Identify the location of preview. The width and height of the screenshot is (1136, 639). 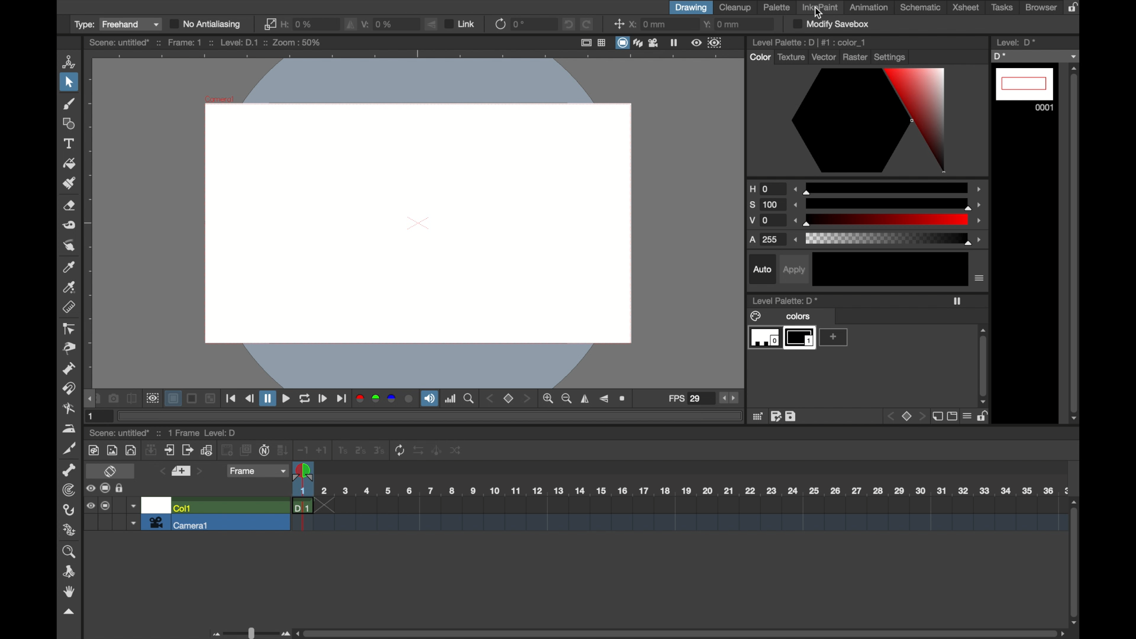
(152, 397).